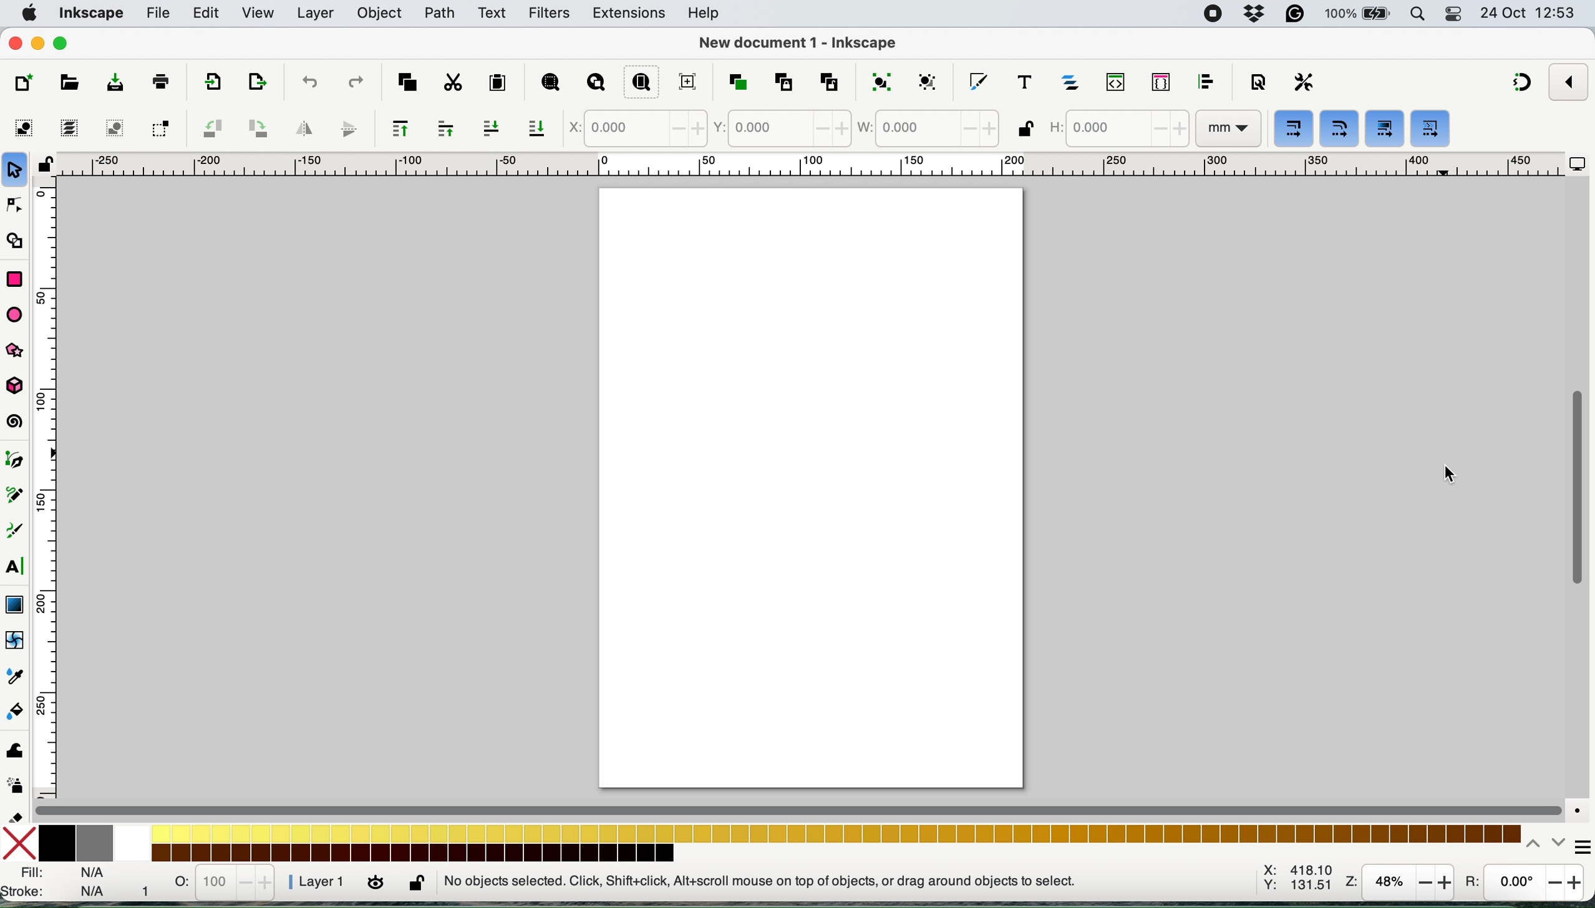 The height and width of the screenshot is (908, 1595). What do you see at coordinates (1293, 128) in the screenshot?
I see `when scaling objects scale the stroke width by the same proportion` at bounding box center [1293, 128].